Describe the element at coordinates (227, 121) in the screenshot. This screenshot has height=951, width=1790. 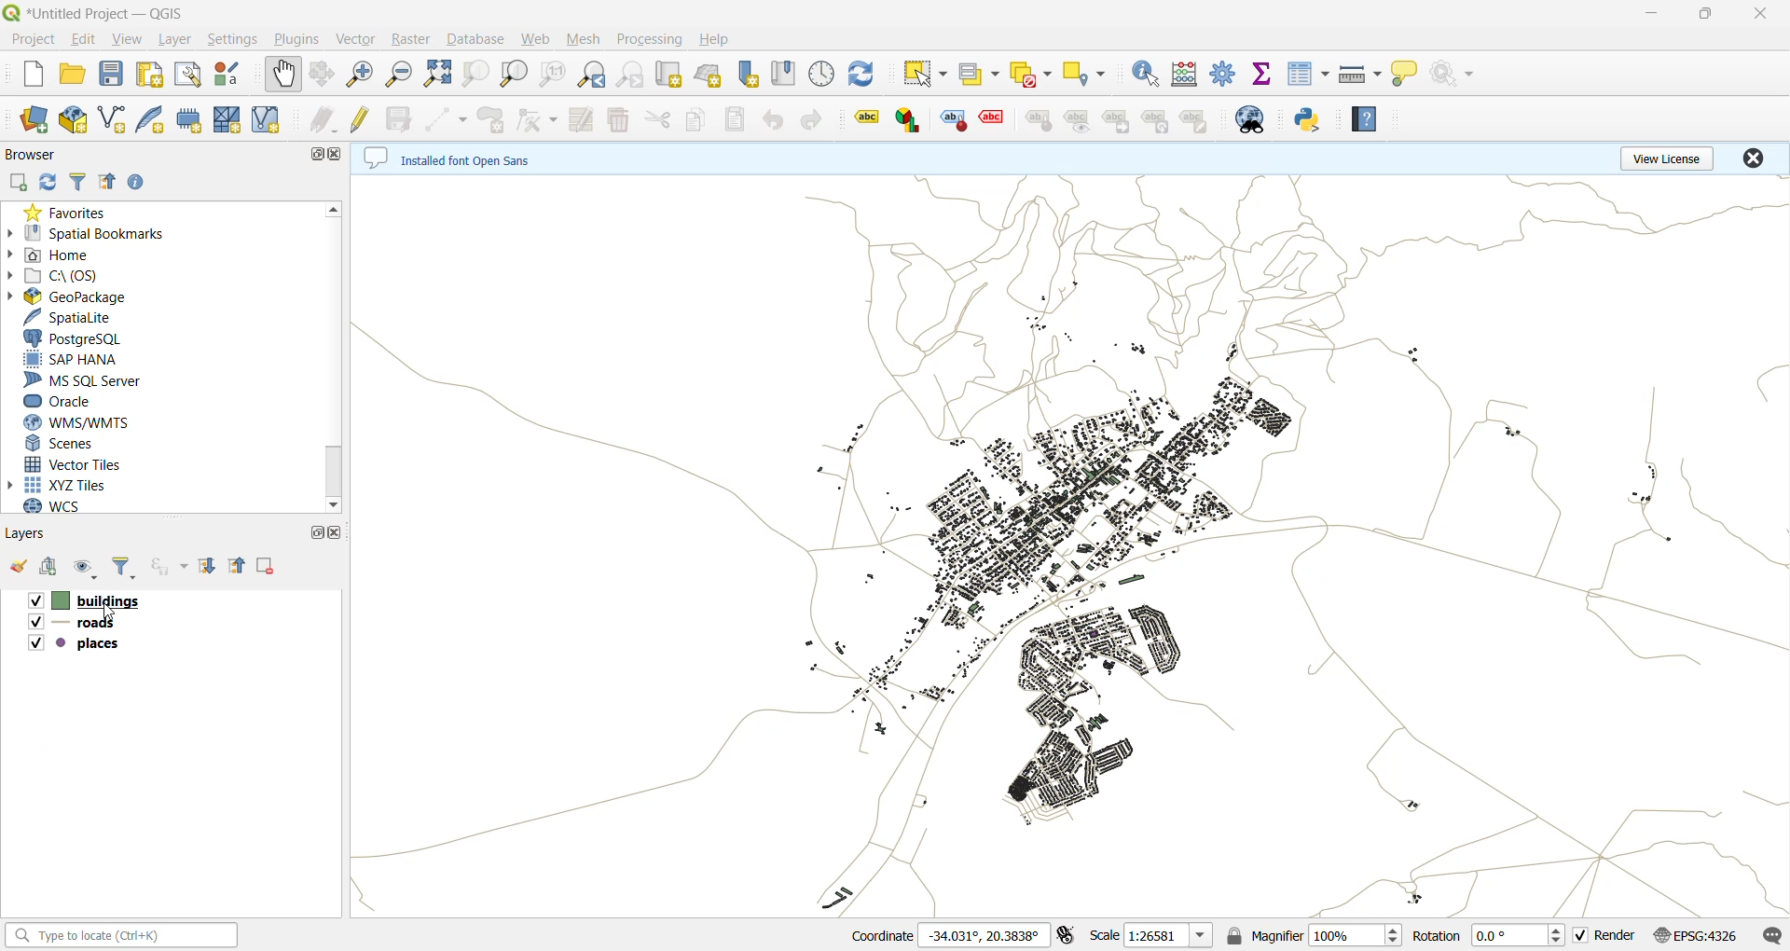
I see `mesh` at that location.